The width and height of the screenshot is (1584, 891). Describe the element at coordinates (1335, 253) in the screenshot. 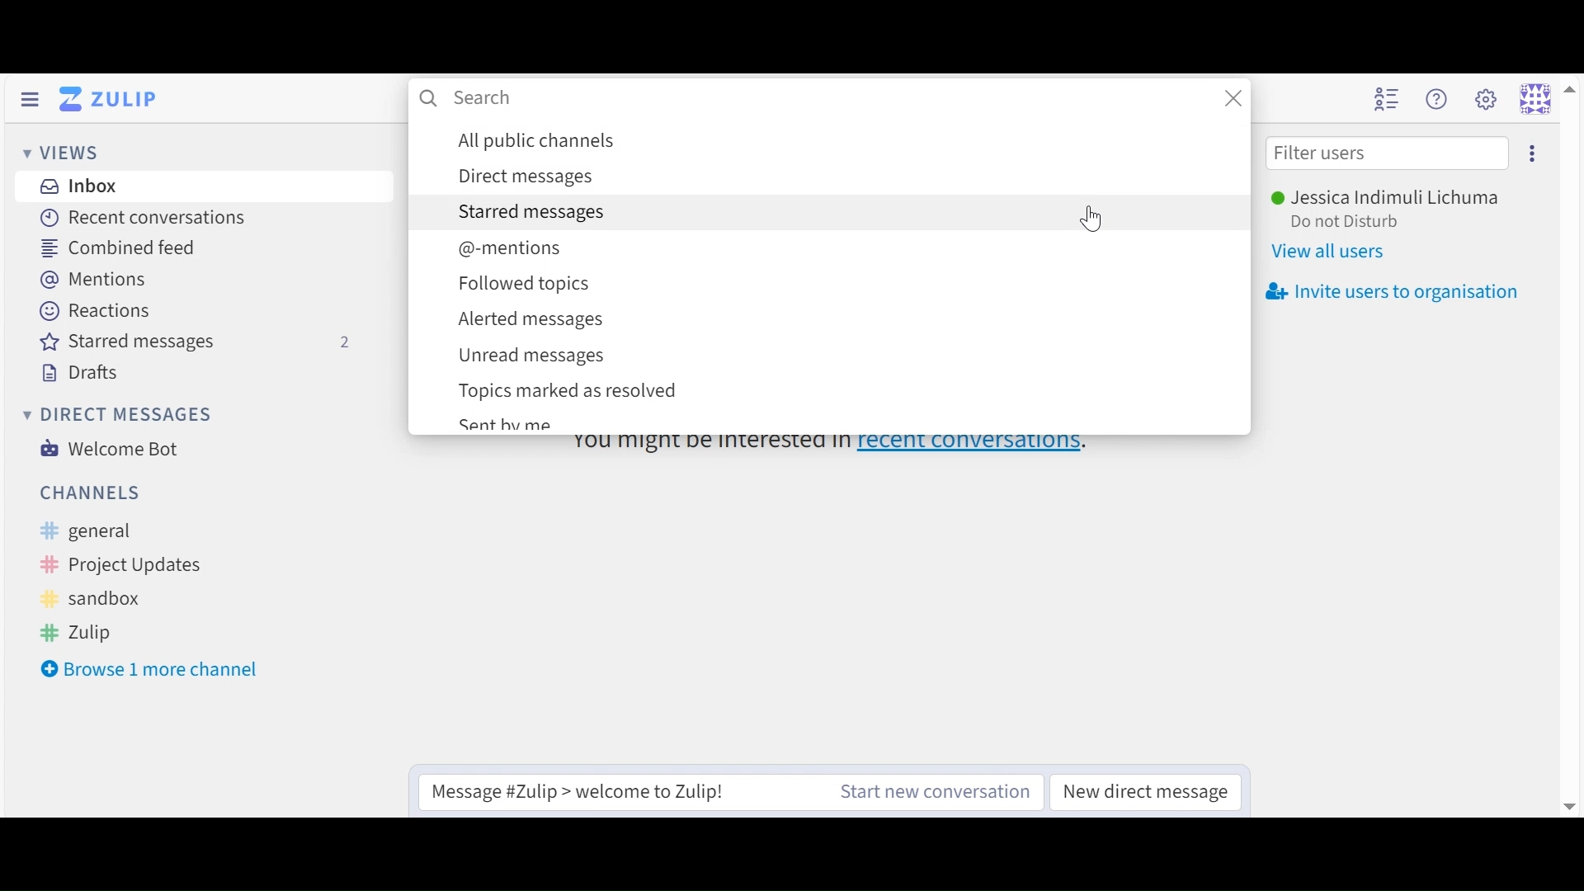

I see `View all users` at that location.